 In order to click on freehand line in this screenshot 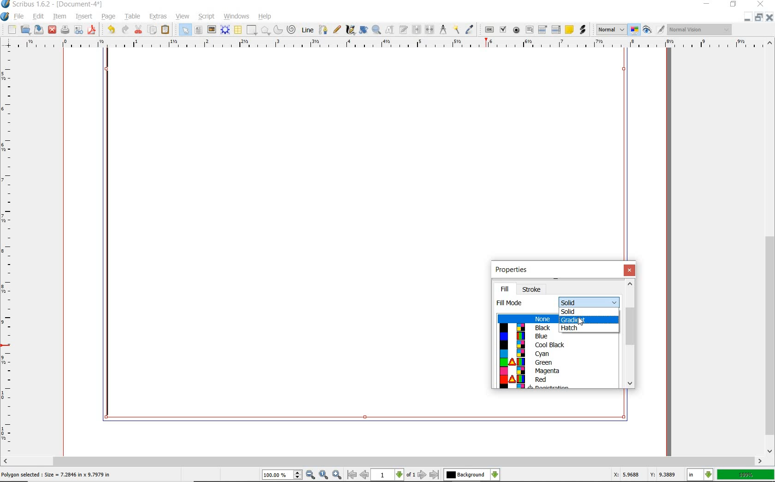, I will do `click(338, 30)`.